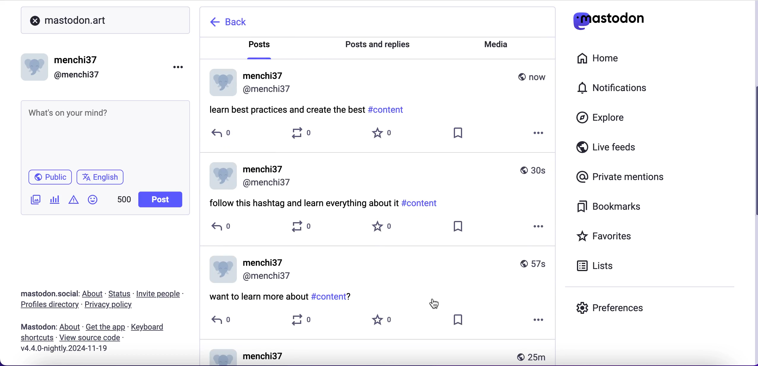 The height and width of the screenshot is (366, 758). What do you see at coordinates (625, 90) in the screenshot?
I see `notifications` at bounding box center [625, 90].